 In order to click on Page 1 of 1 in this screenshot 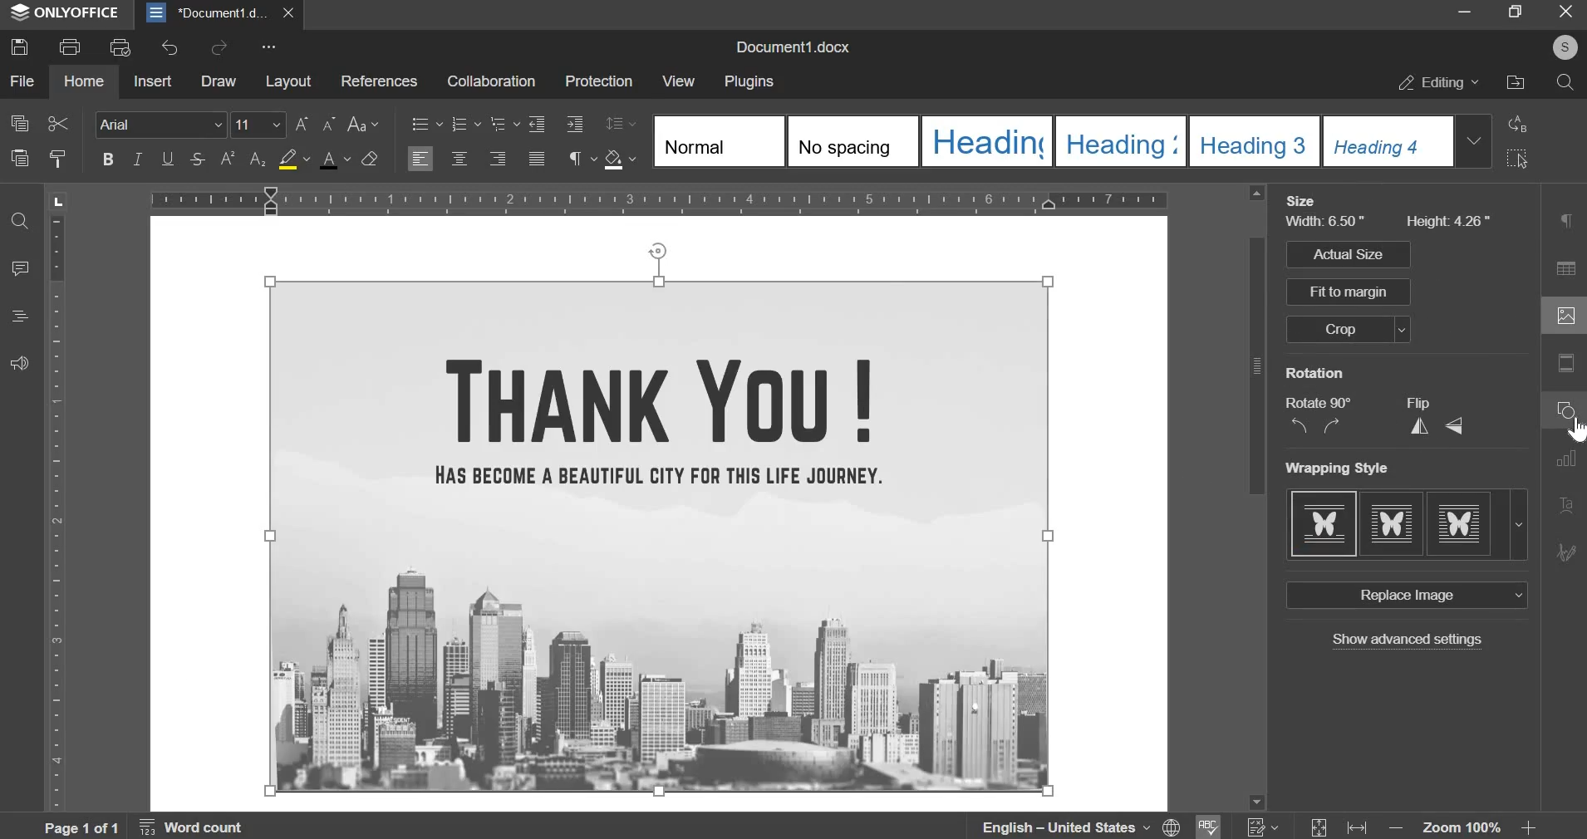, I will do `click(85, 827)`.